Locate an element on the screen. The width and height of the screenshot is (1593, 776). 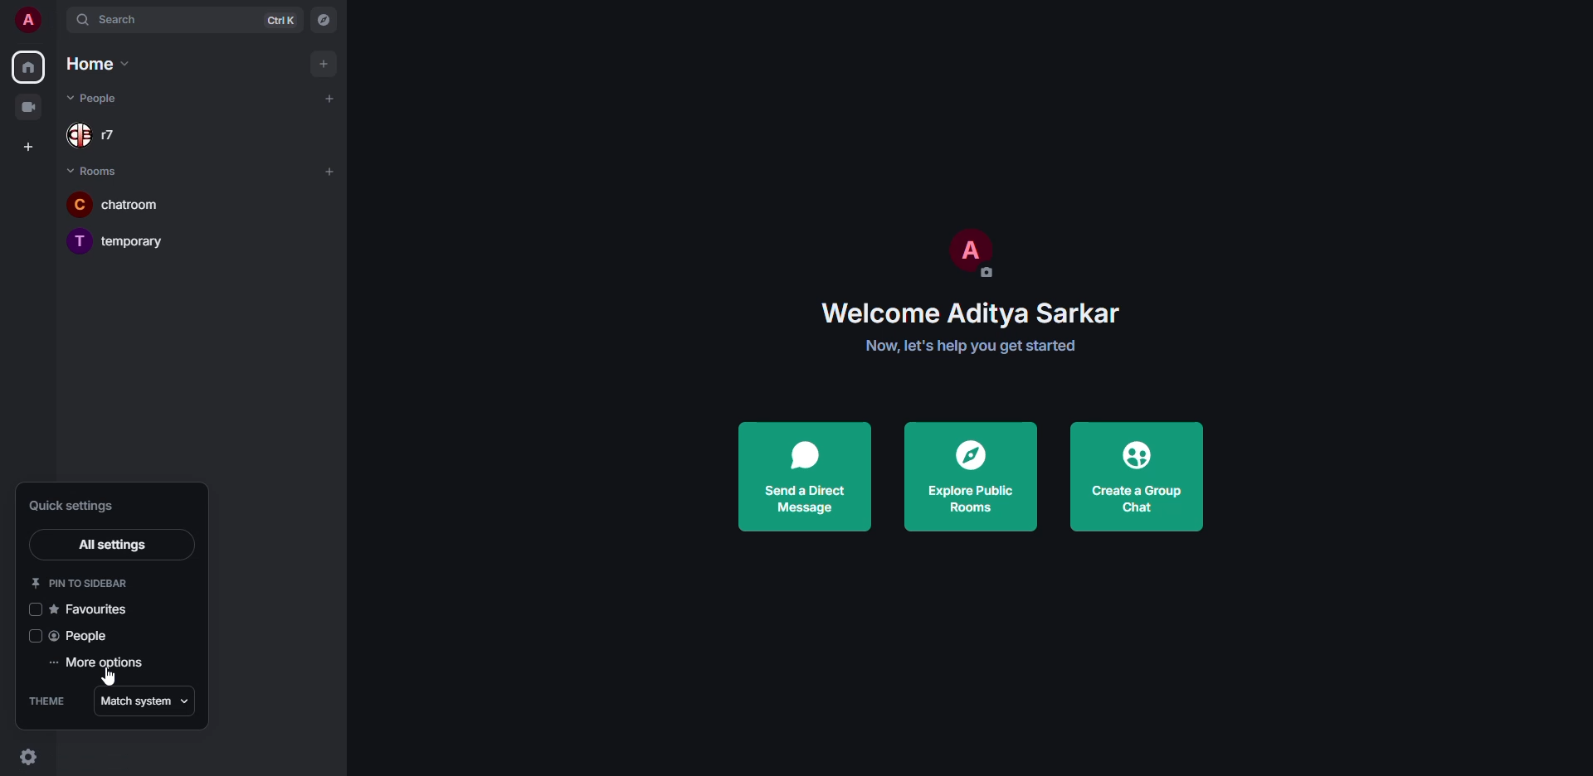
home is located at coordinates (31, 68).